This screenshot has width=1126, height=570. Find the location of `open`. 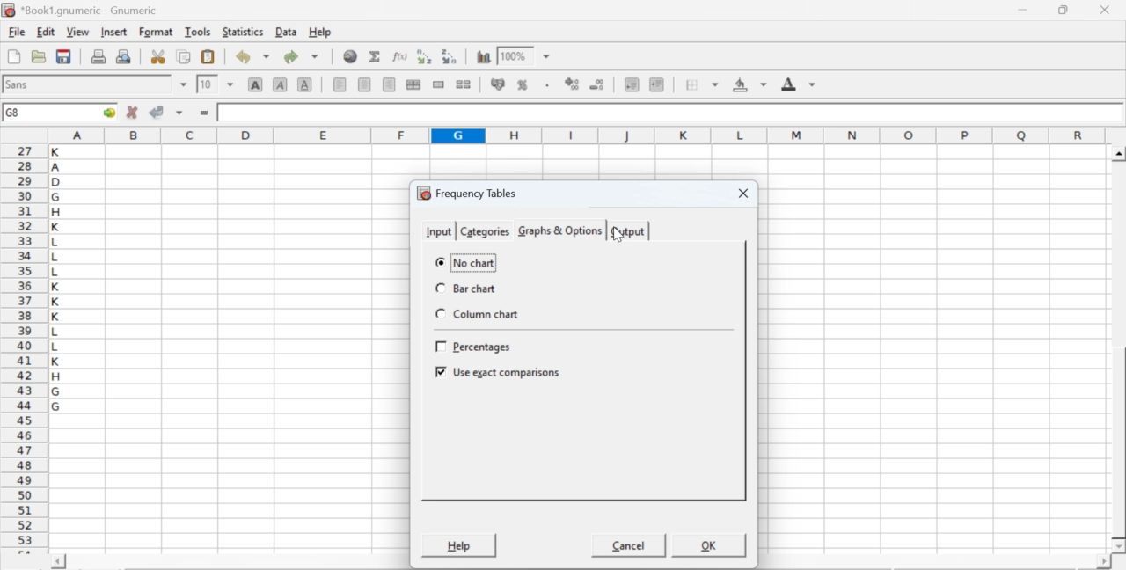

open is located at coordinates (37, 56).